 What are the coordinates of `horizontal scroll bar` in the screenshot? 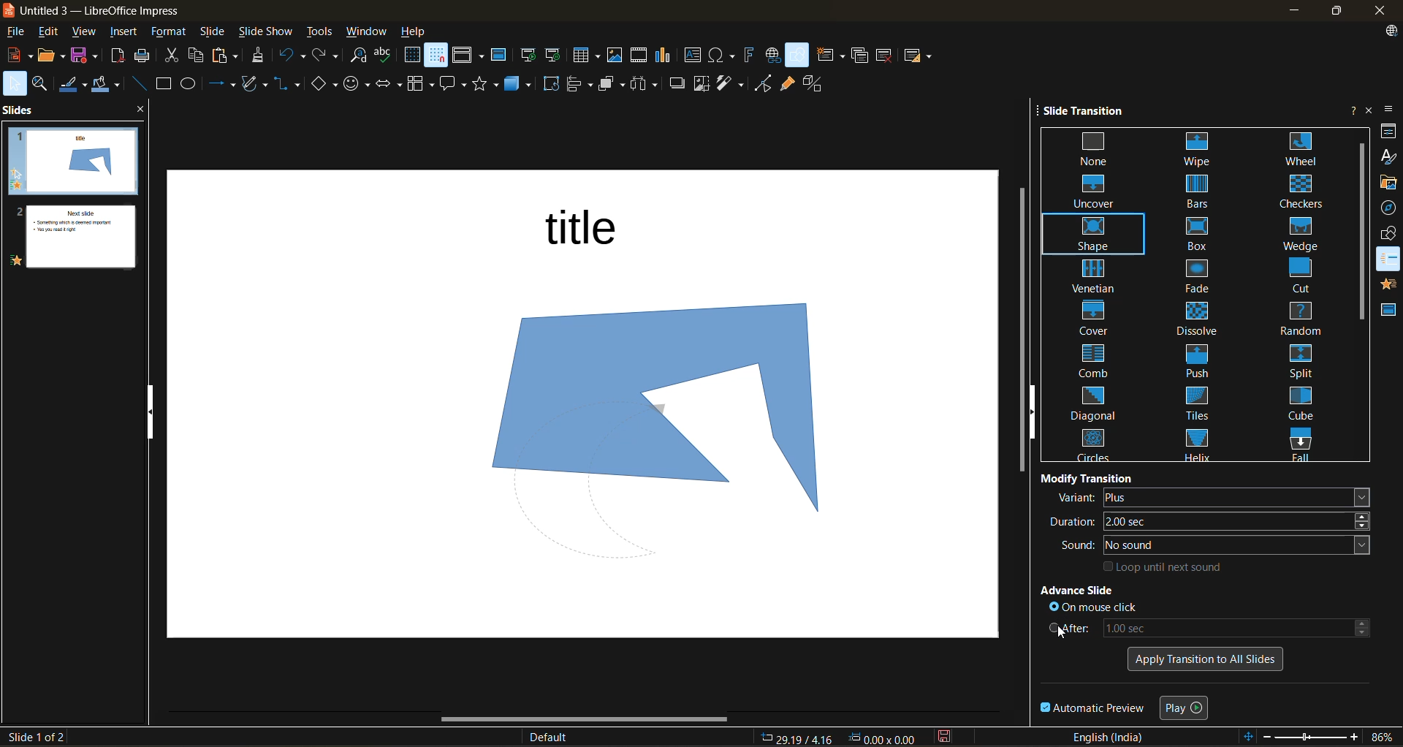 It's located at (574, 721).